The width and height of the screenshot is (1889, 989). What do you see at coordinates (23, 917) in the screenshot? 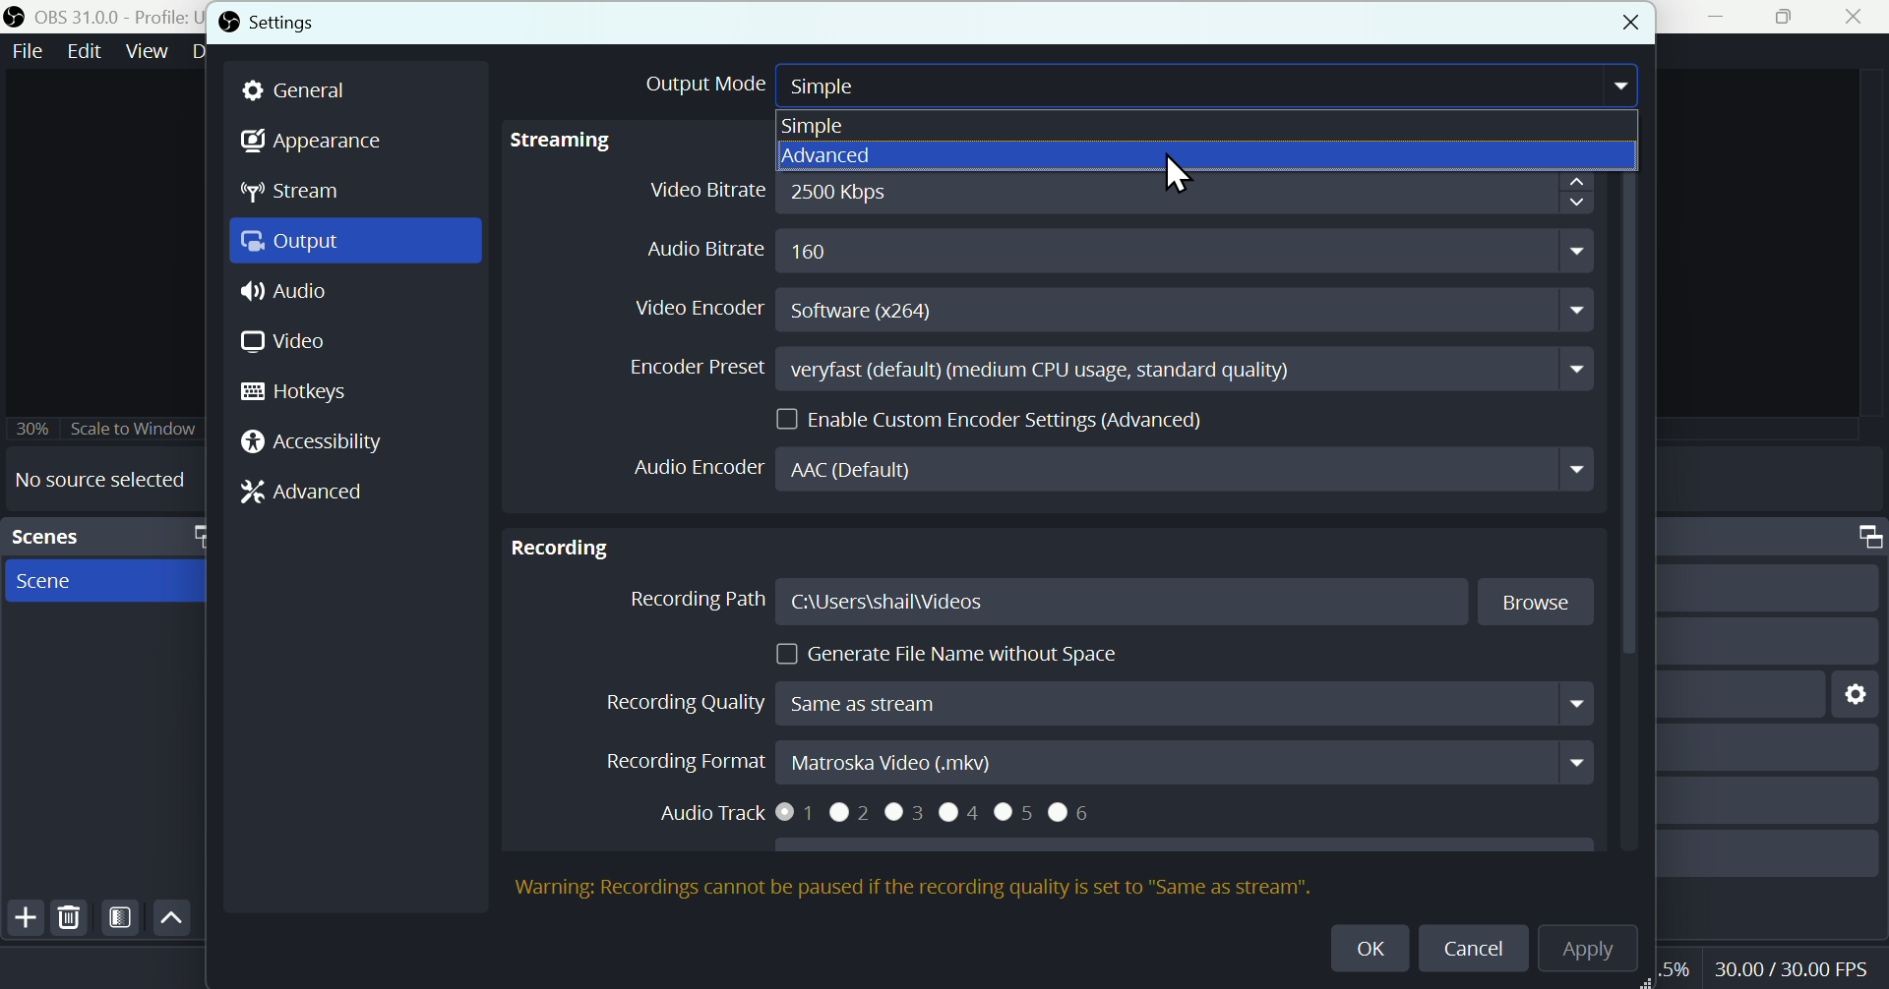
I see `Add` at bounding box center [23, 917].